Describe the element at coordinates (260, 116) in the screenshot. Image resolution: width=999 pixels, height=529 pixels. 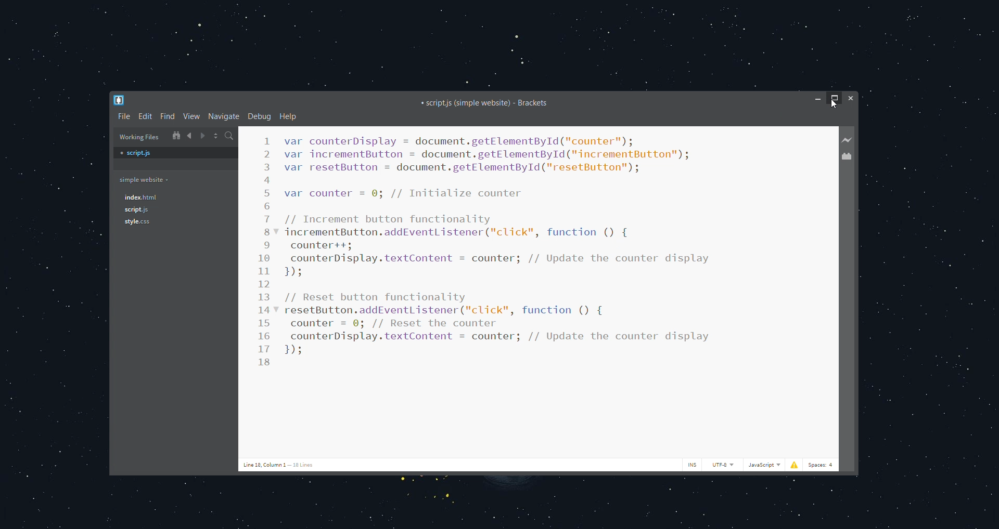
I see `debug` at that location.